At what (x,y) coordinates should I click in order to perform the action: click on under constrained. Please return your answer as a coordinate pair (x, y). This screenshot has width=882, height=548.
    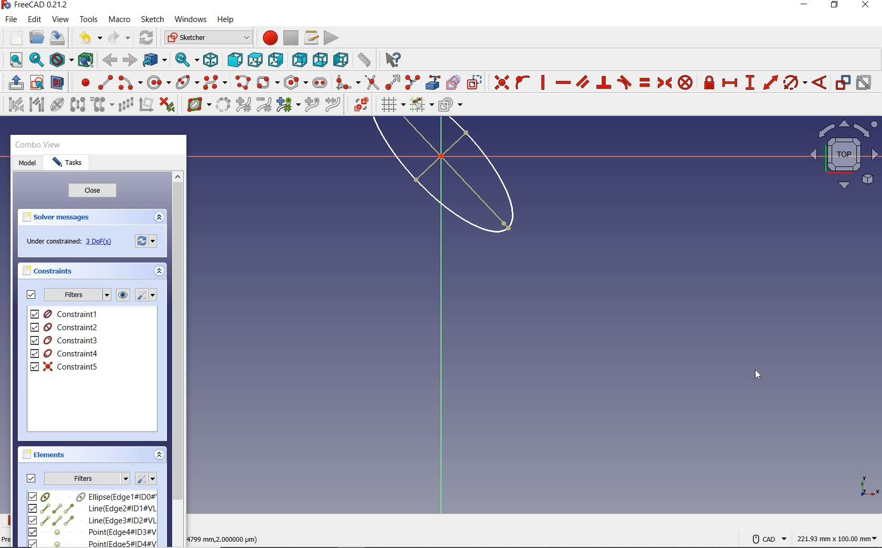
    Looking at the image, I should click on (72, 242).